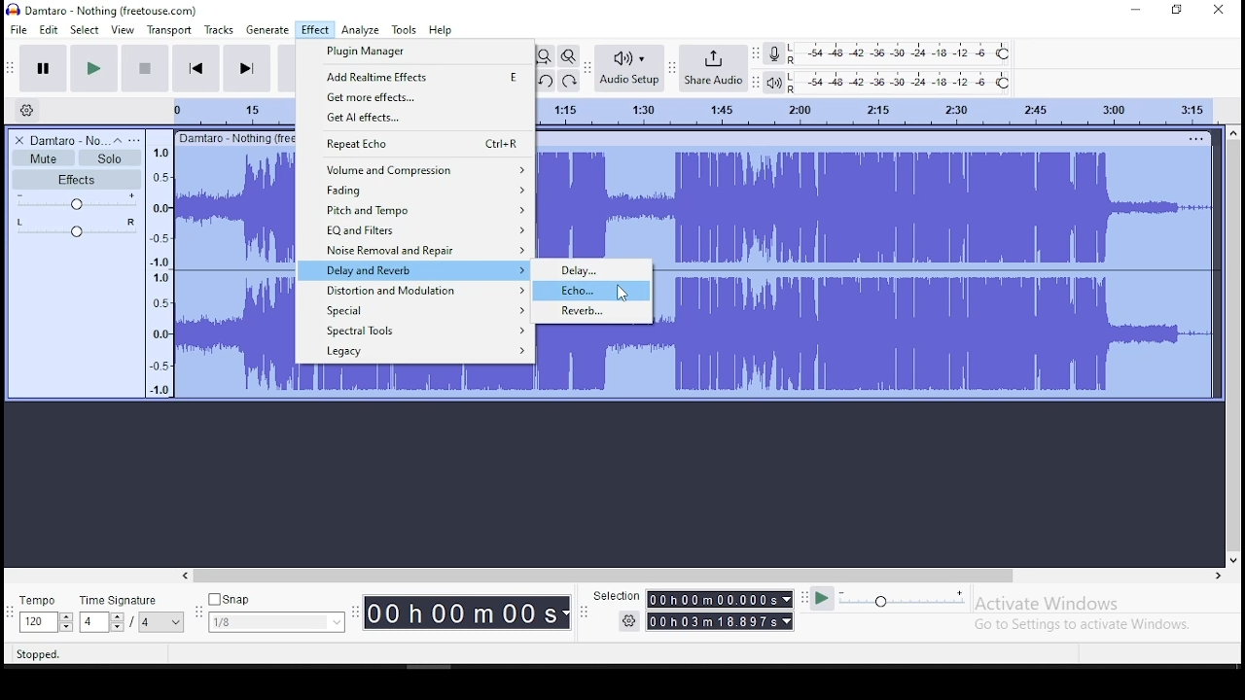 The image size is (1245, 700). What do you see at coordinates (615, 597) in the screenshot?
I see `‘Selection` at bounding box center [615, 597].